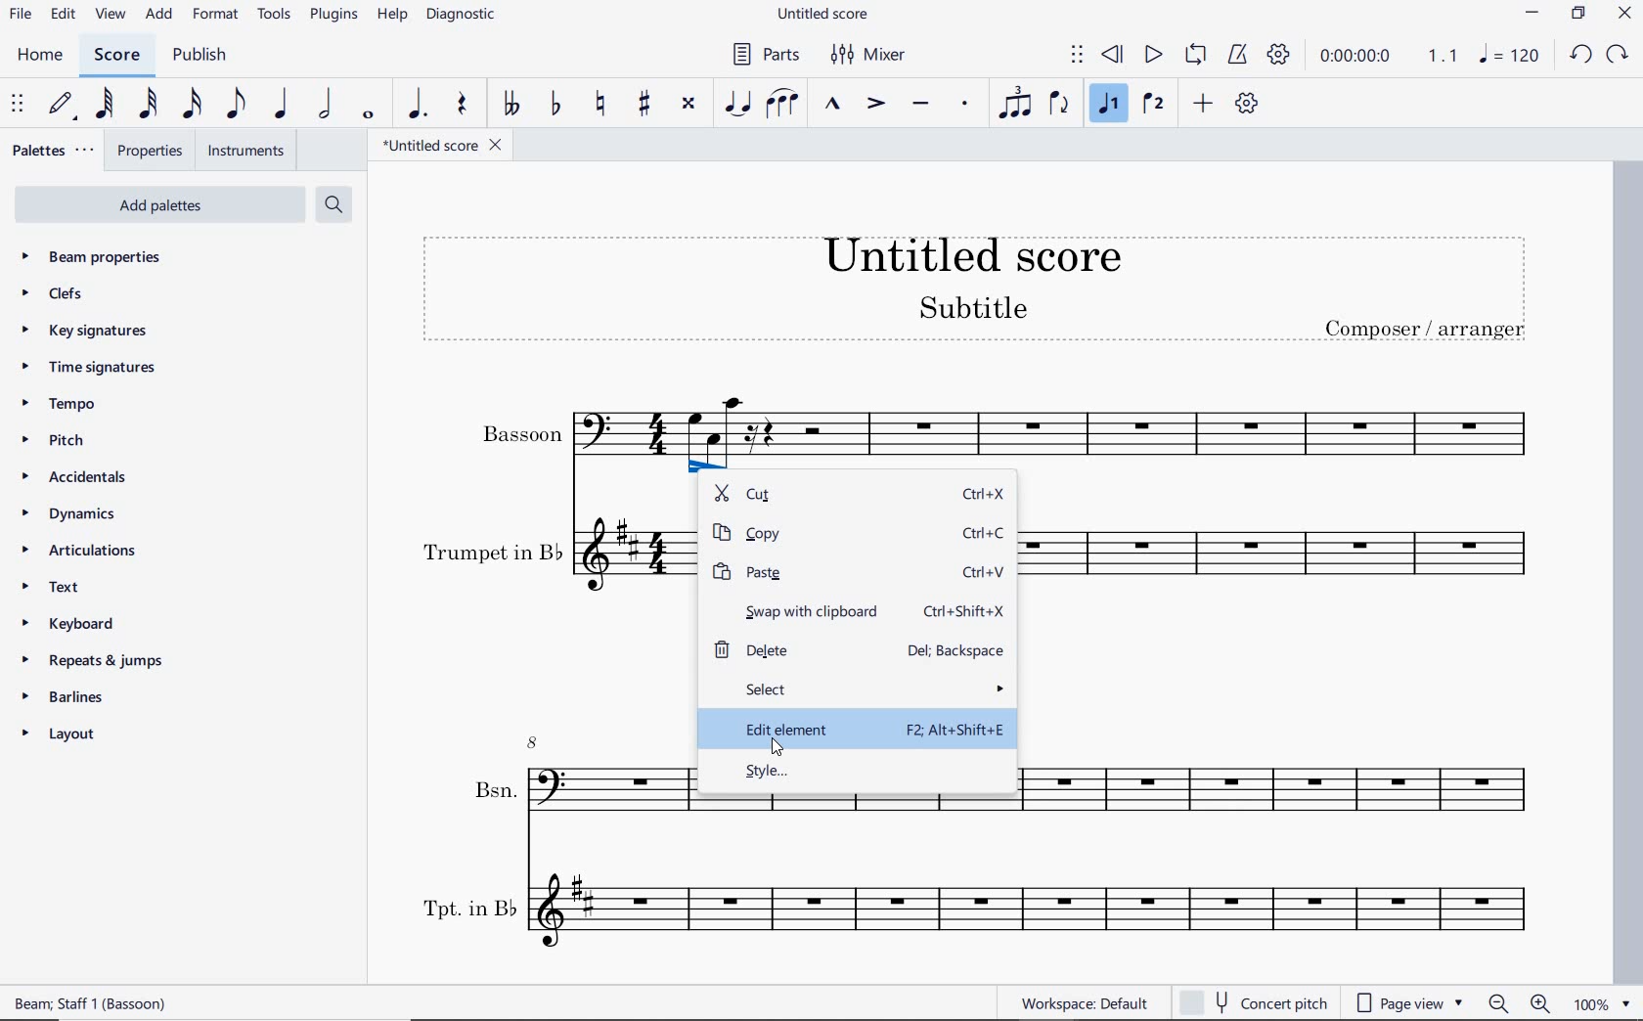  I want to click on 32nd note, so click(148, 103).